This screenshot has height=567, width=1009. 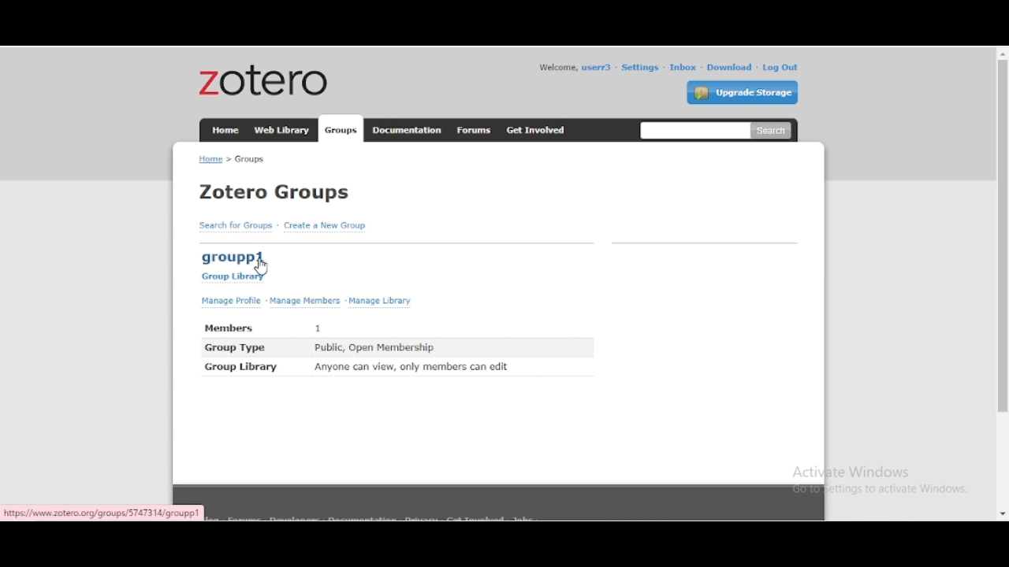 I want to click on groupp1, so click(x=231, y=257).